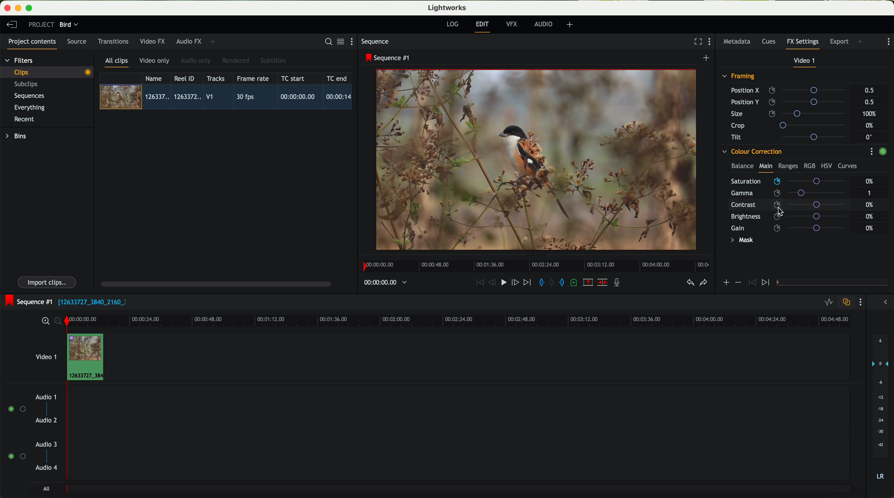 The image size is (894, 498). What do you see at coordinates (196, 61) in the screenshot?
I see `audio only` at bounding box center [196, 61].